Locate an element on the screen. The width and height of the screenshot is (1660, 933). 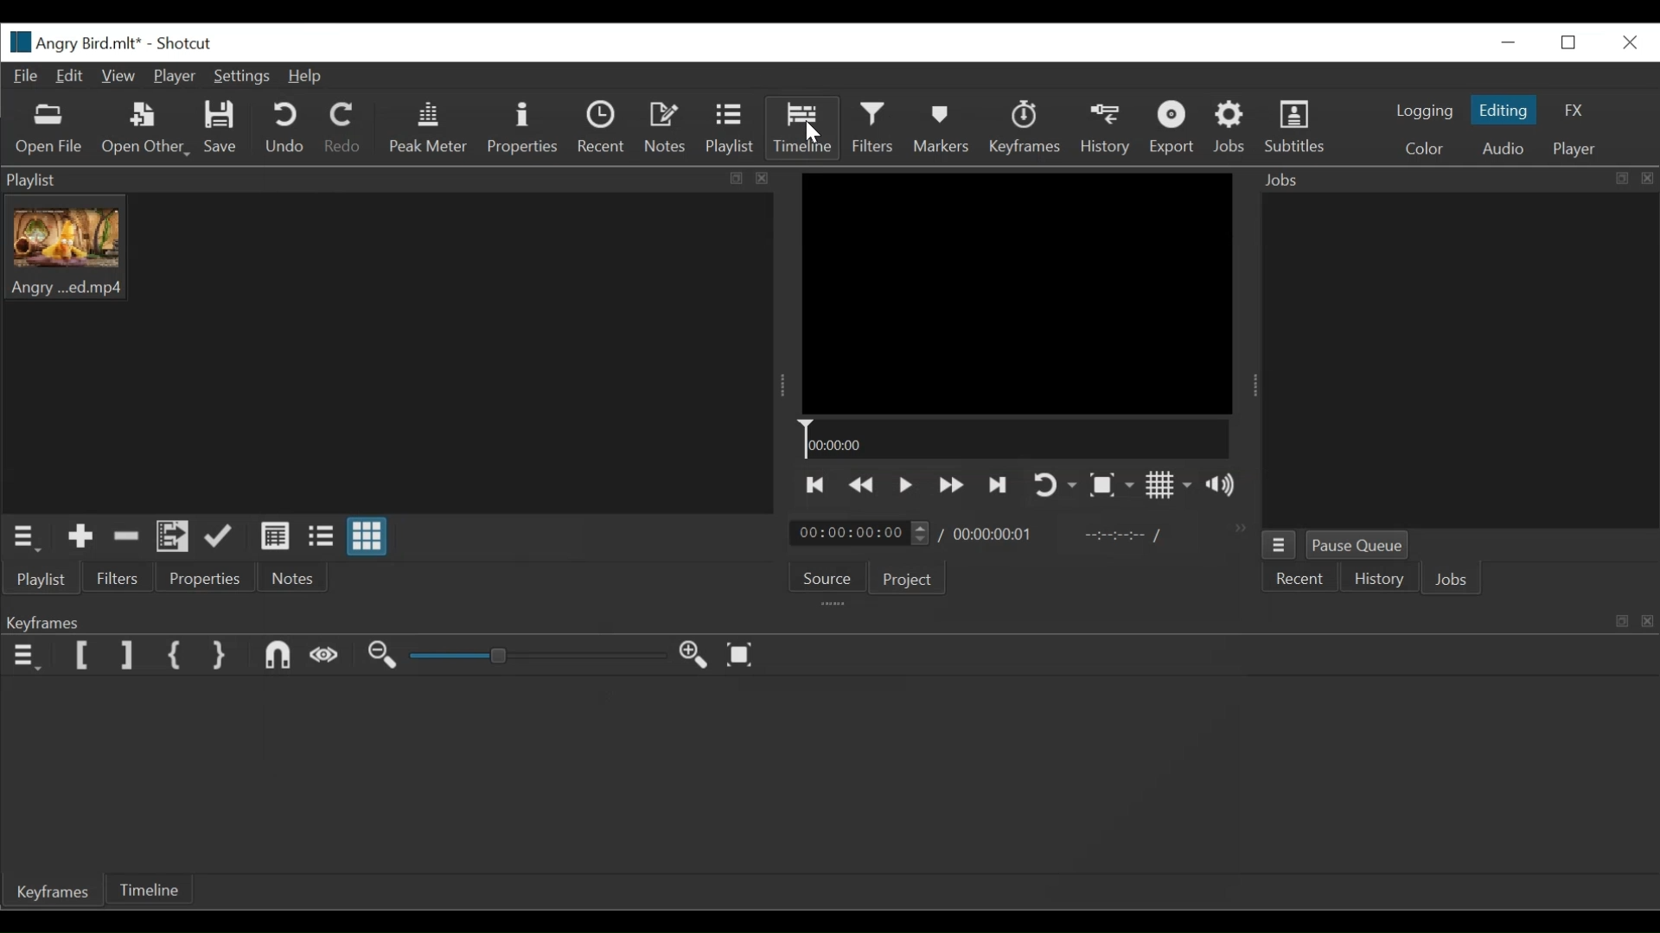
Set Second Filter Keyframe is located at coordinates (220, 657).